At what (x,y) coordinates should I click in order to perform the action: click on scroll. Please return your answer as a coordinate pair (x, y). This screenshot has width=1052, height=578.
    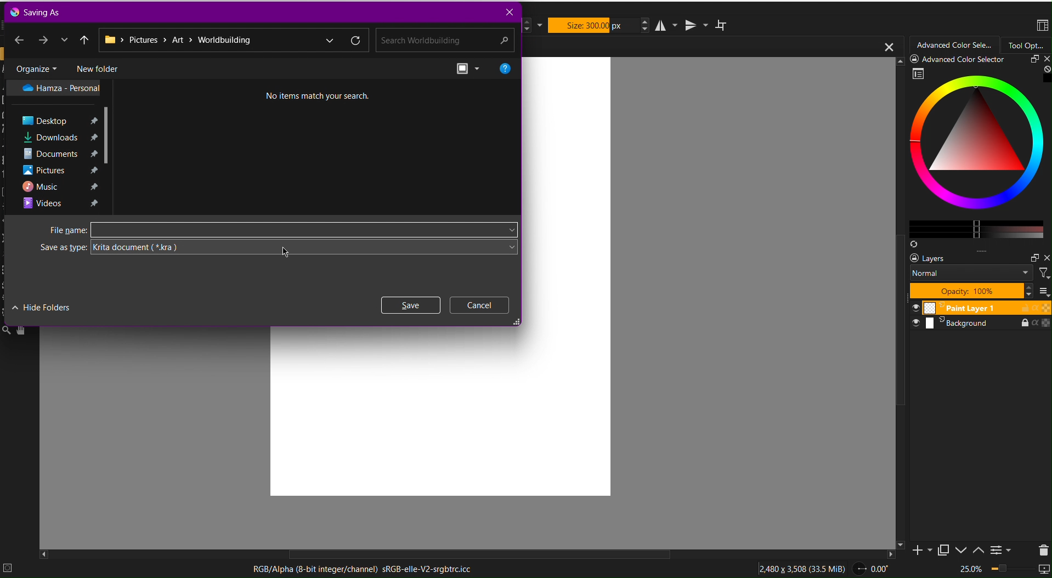
    Looking at the image, I should click on (476, 554).